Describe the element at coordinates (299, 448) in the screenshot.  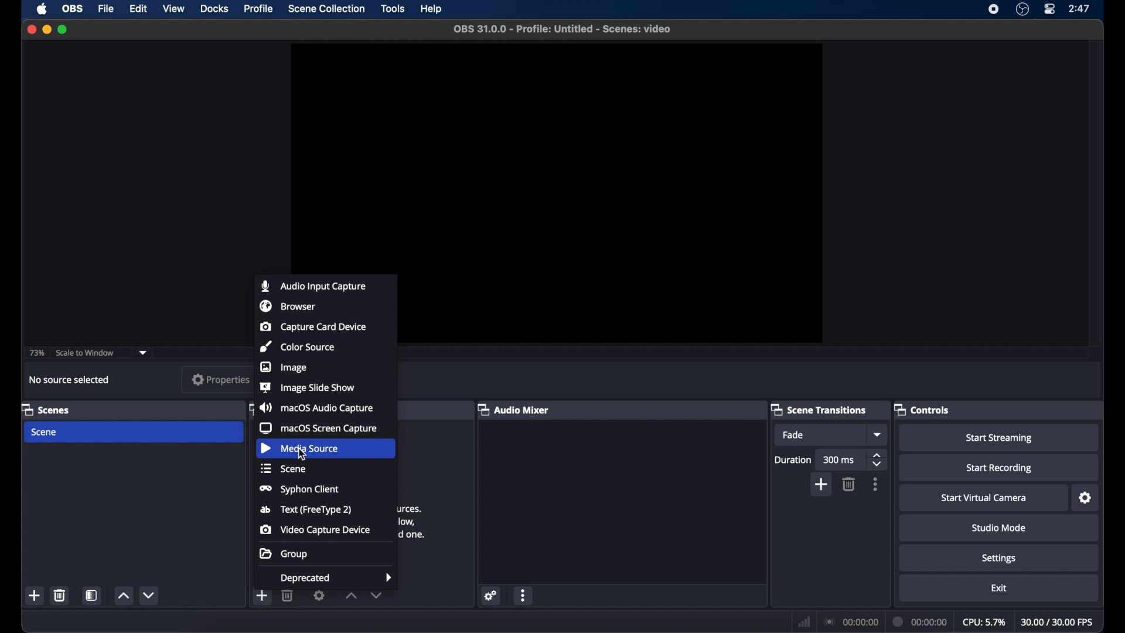
I see `media source` at that location.